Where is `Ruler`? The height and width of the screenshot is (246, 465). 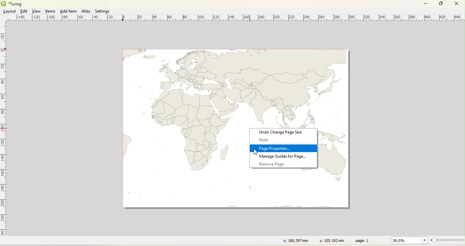 Ruler is located at coordinates (4, 133).